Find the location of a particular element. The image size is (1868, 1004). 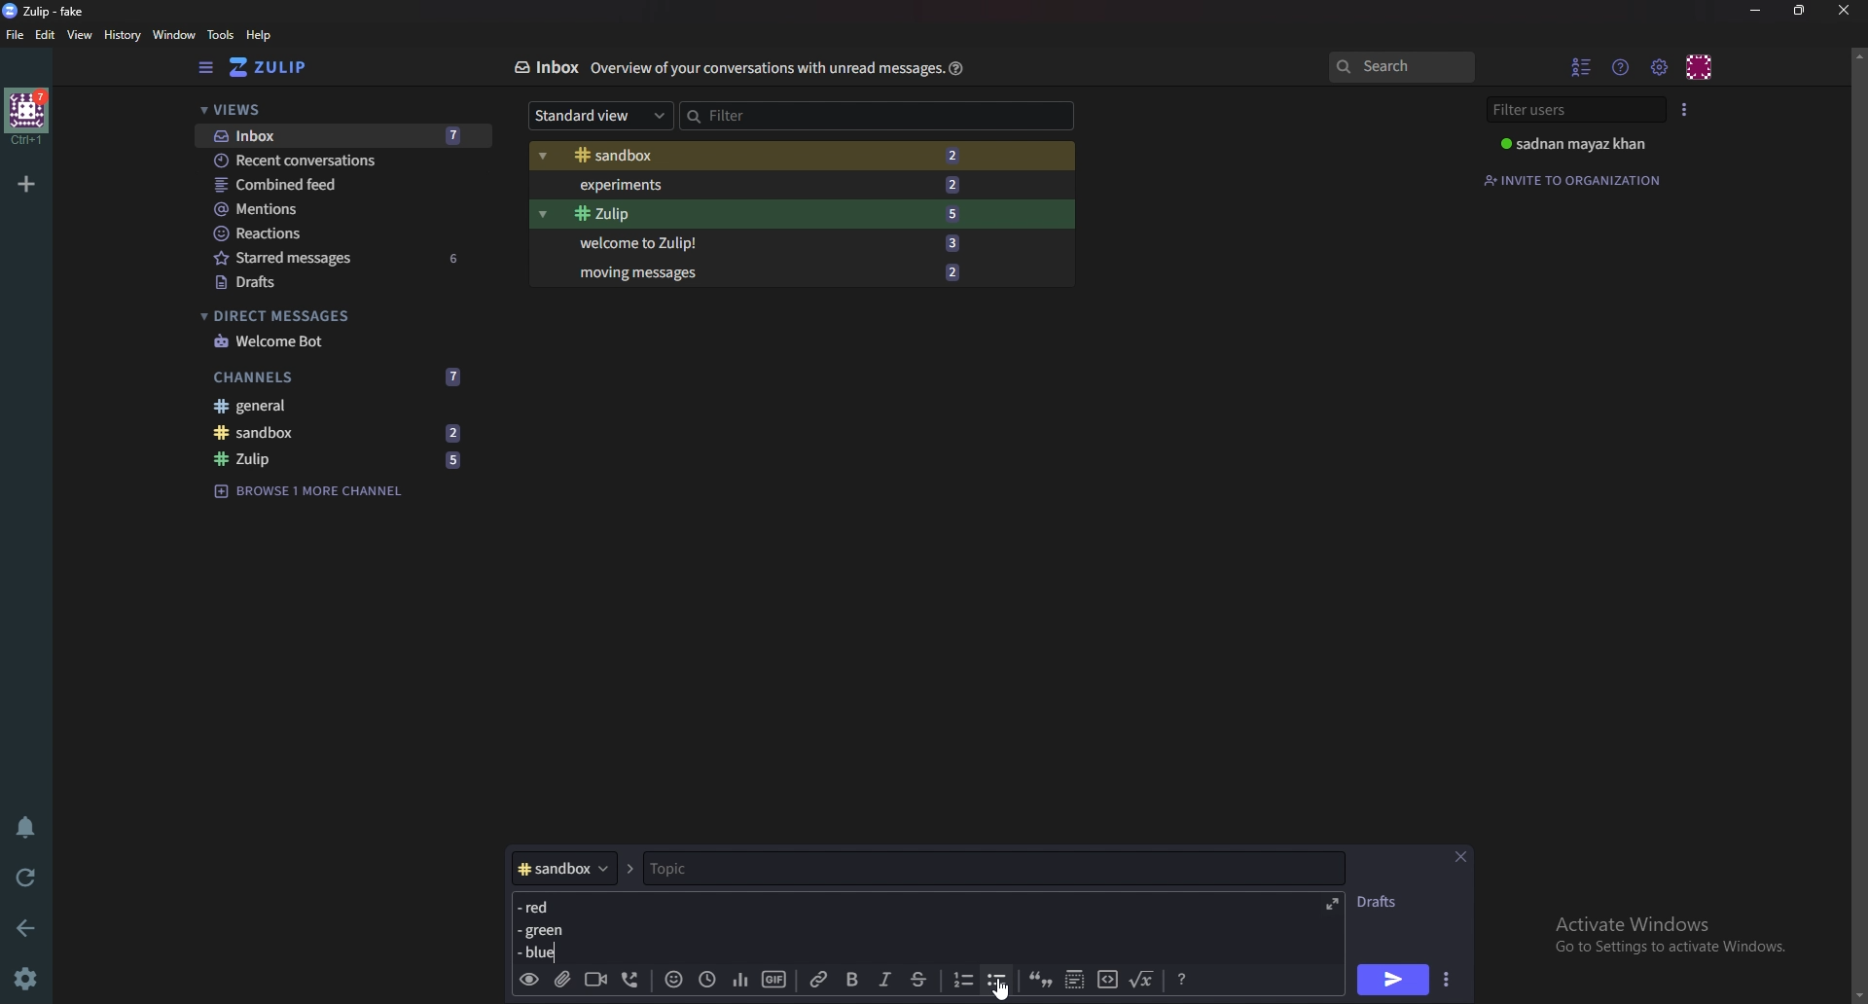

Moving messages is located at coordinates (768, 270).